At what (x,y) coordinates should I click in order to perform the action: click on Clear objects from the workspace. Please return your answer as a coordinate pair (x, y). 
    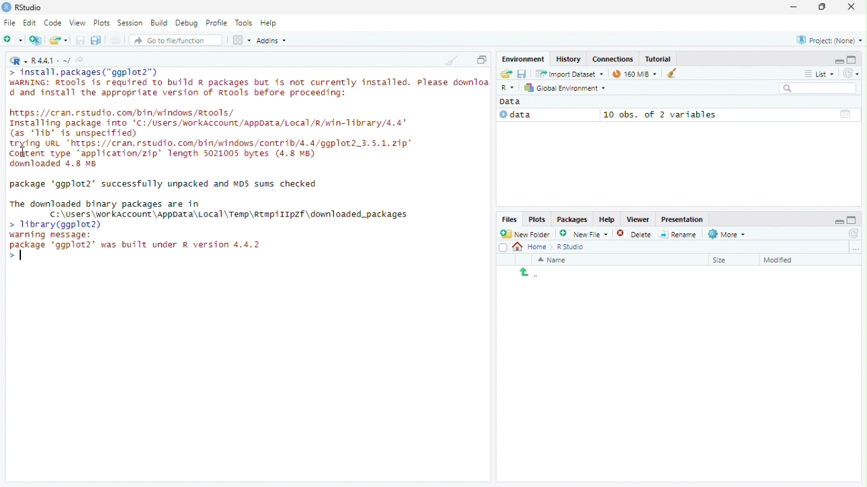
    Looking at the image, I should click on (667, 73).